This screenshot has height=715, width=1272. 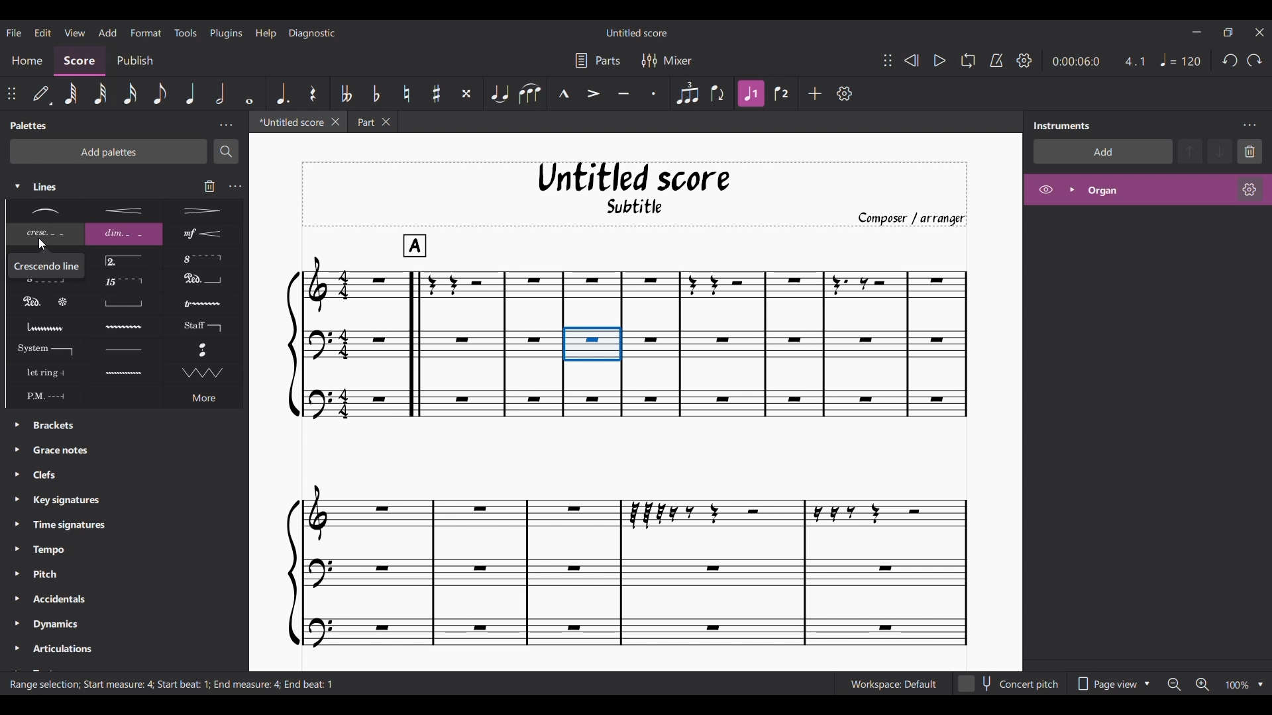 I want to click on Augmentation dot, so click(x=282, y=93).